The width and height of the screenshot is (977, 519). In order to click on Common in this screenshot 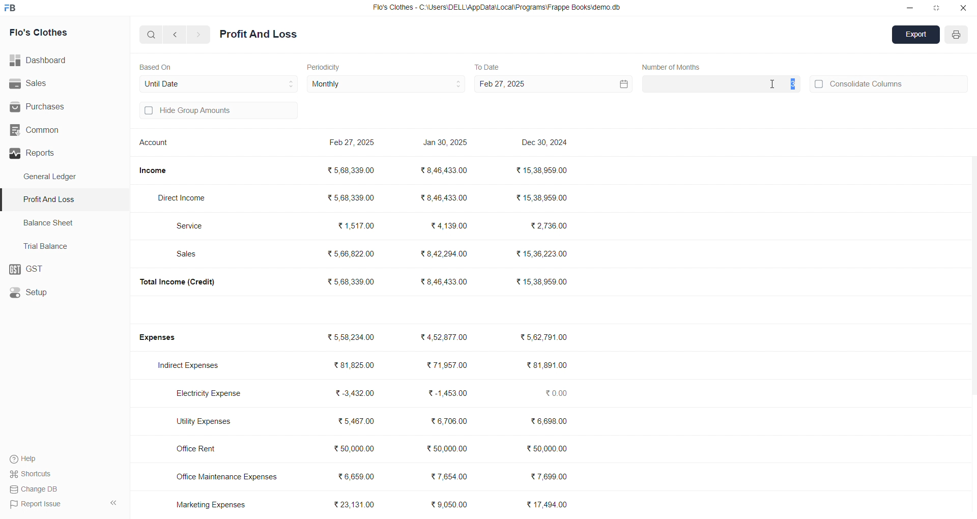, I will do `click(52, 130)`.